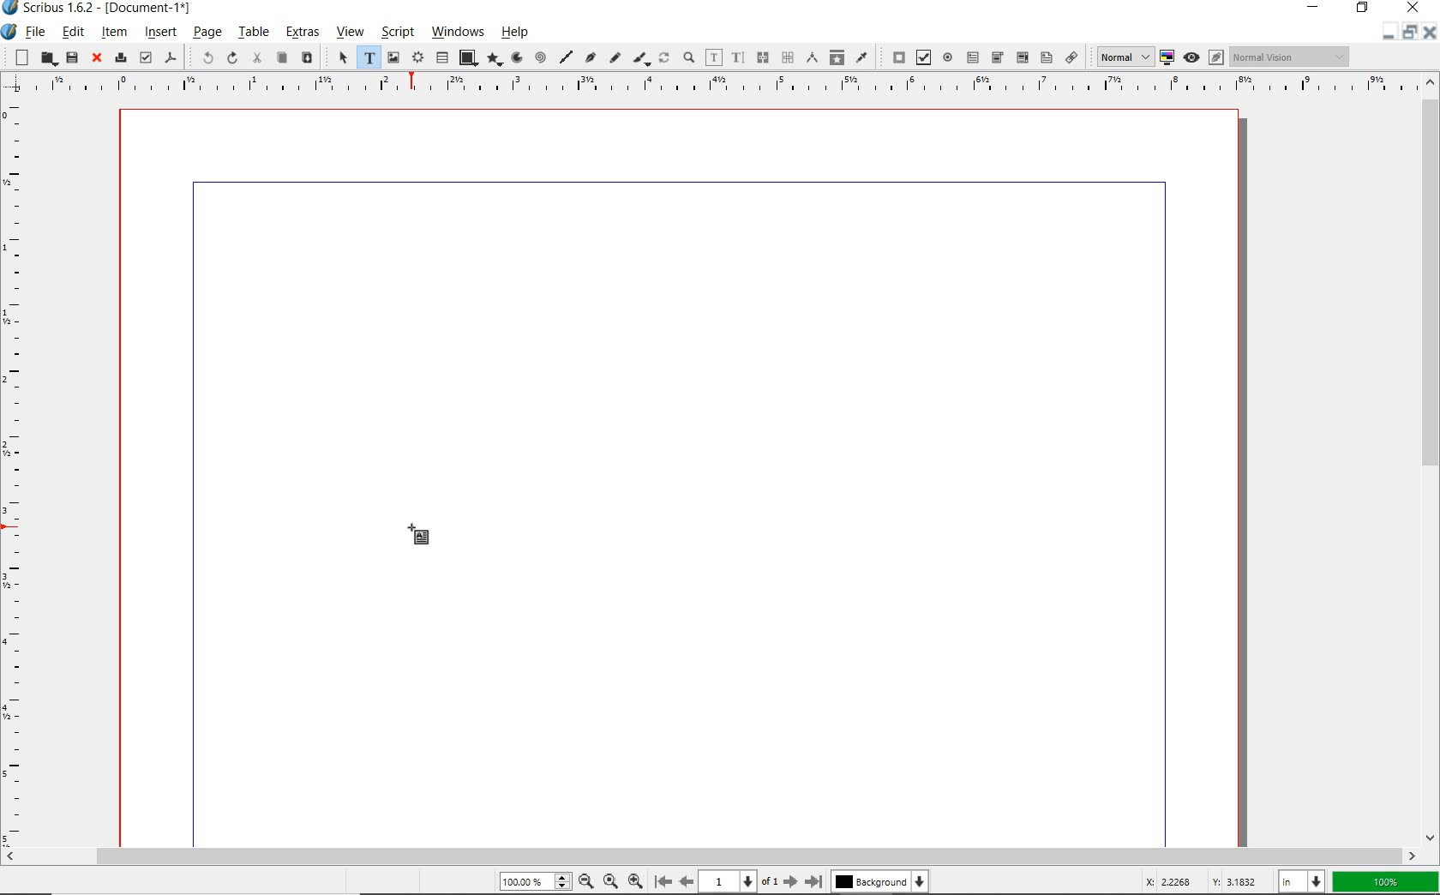 The height and width of the screenshot is (895, 1440). I want to click on script, so click(395, 33).